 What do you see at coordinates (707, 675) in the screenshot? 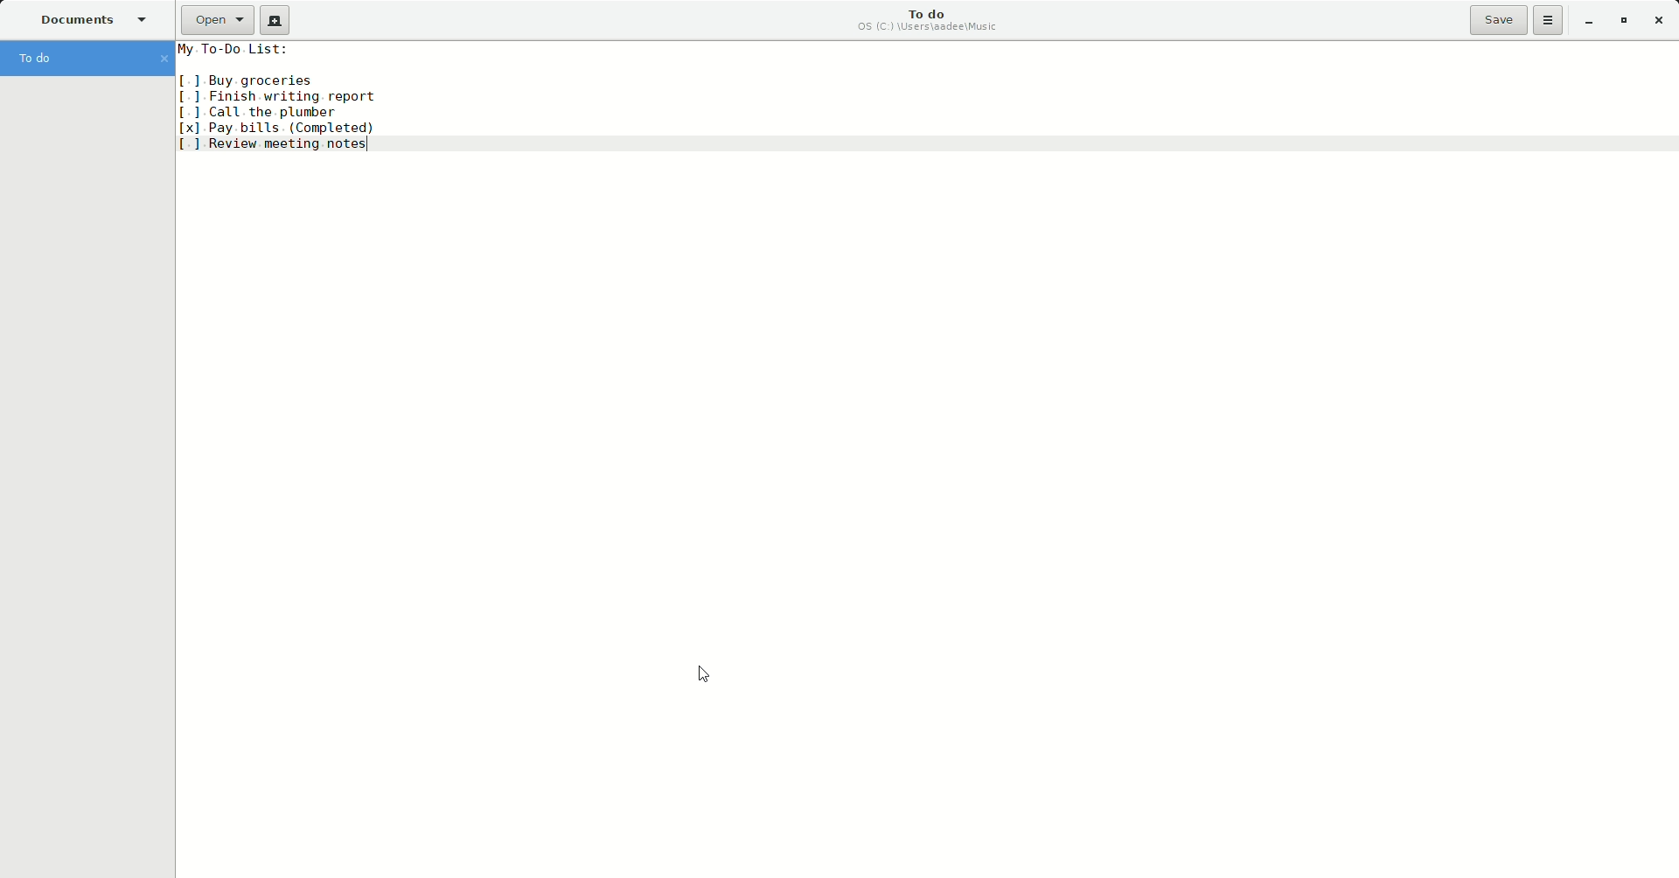
I see `Cursor` at bounding box center [707, 675].